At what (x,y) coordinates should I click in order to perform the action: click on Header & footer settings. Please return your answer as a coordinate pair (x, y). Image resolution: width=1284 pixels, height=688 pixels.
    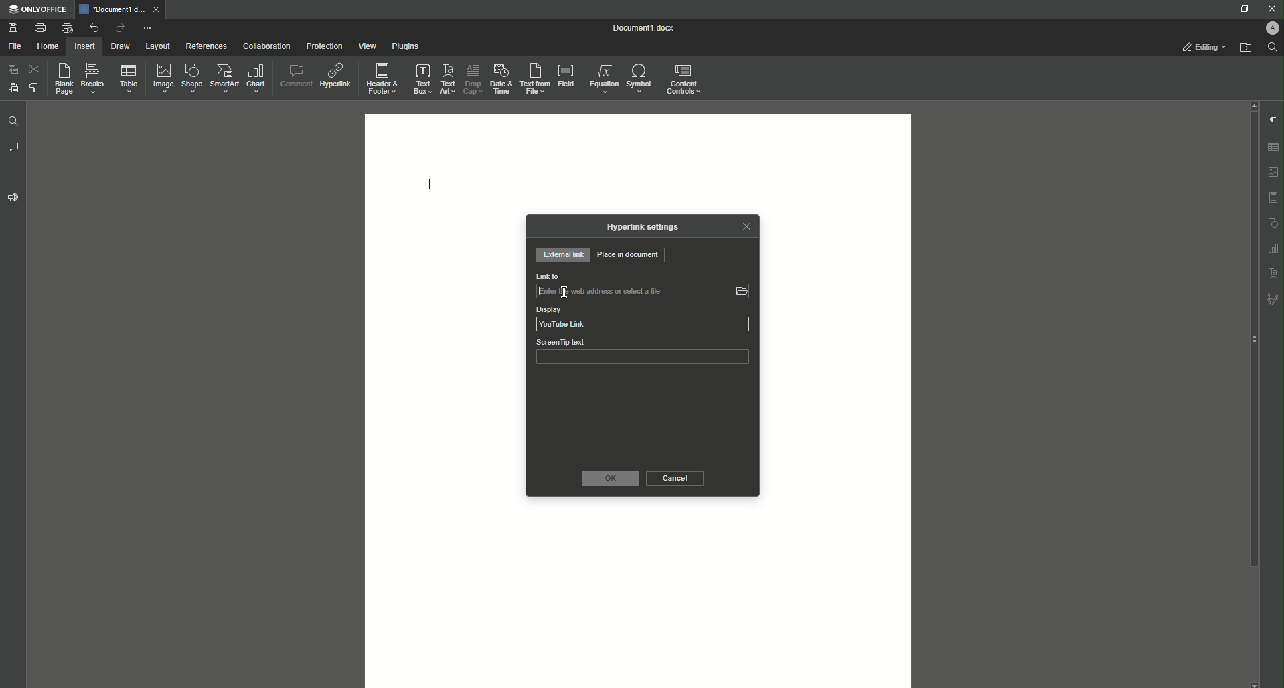
    Looking at the image, I should click on (1275, 198).